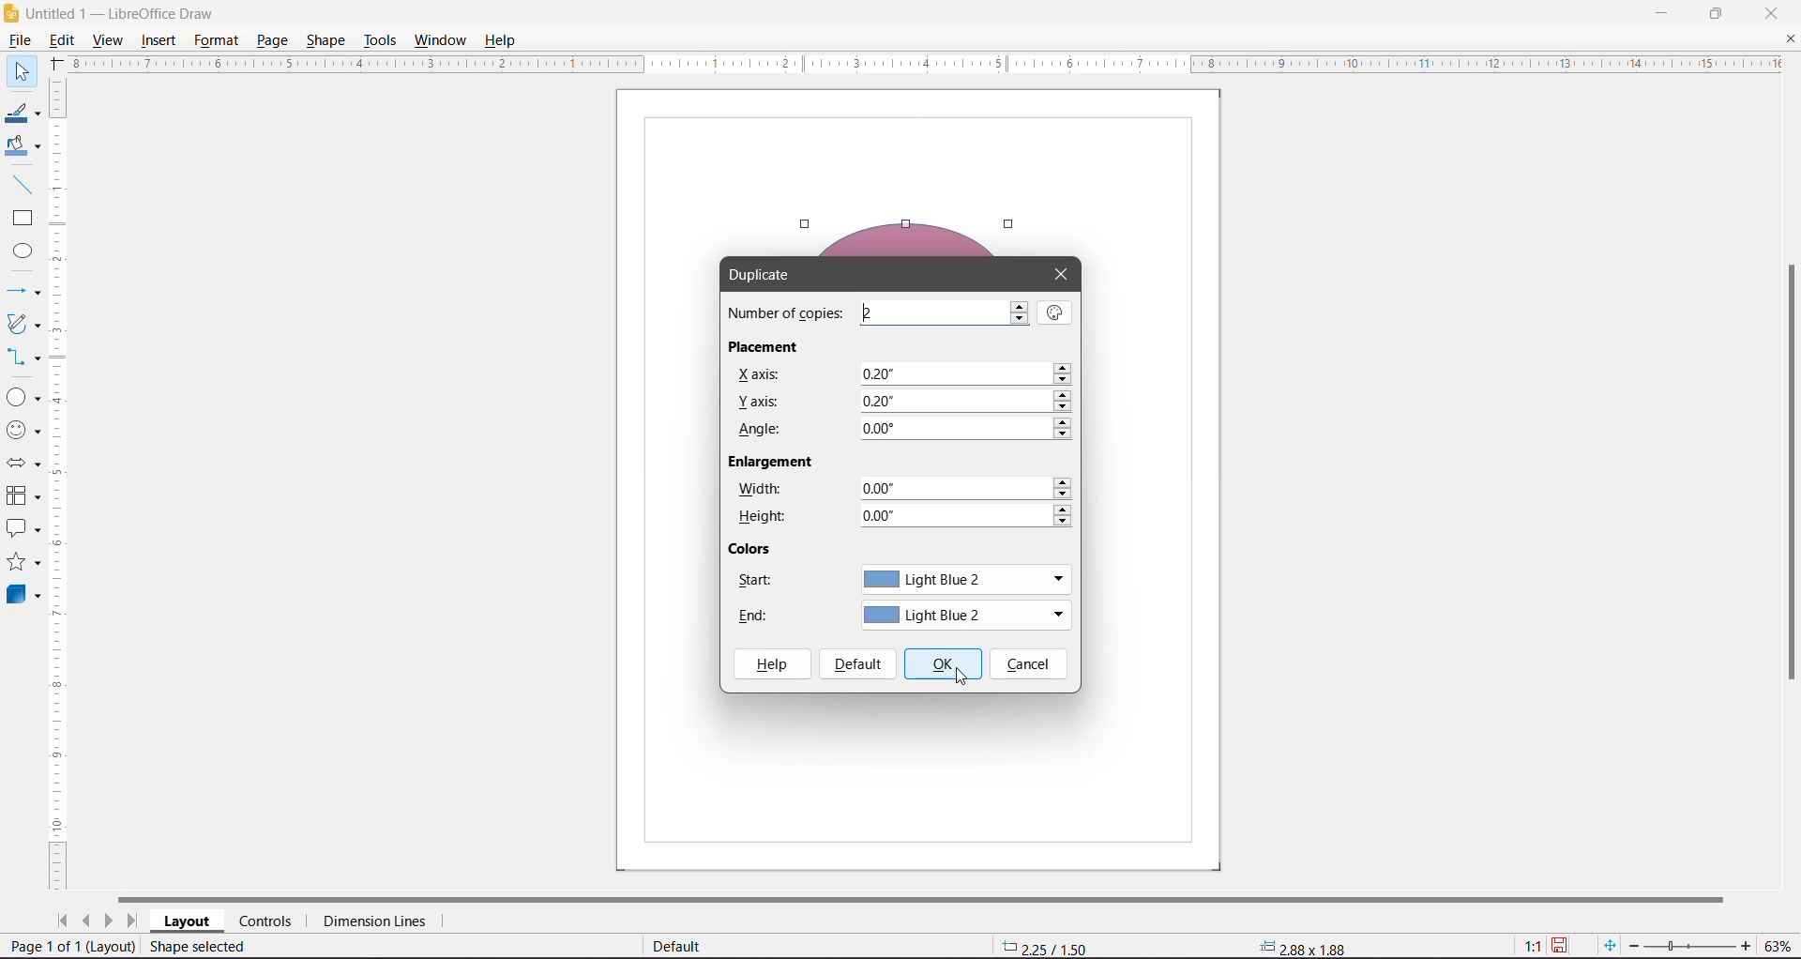  Describe the element at coordinates (11, 12) in the screenshot. I see `Application Logo` at that location.